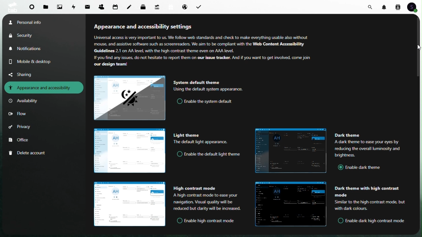  What do you see at coordinates (196, 188) in the screenshot?
I see `High contrast mode` at bounding box center [196, 188].